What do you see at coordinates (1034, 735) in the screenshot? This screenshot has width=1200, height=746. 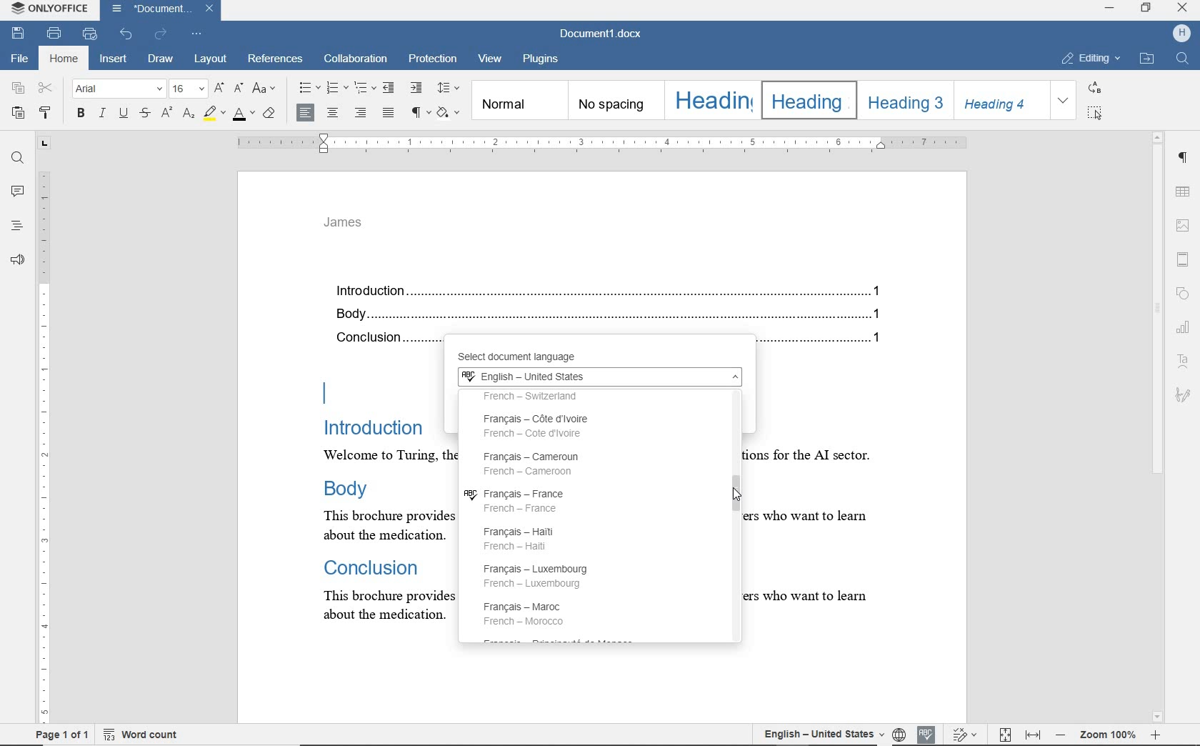 I see `fit to width` at bounding box center [1034, 735].